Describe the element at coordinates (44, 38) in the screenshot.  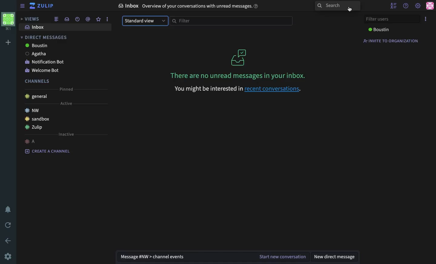
I see `direct messages` at that location.